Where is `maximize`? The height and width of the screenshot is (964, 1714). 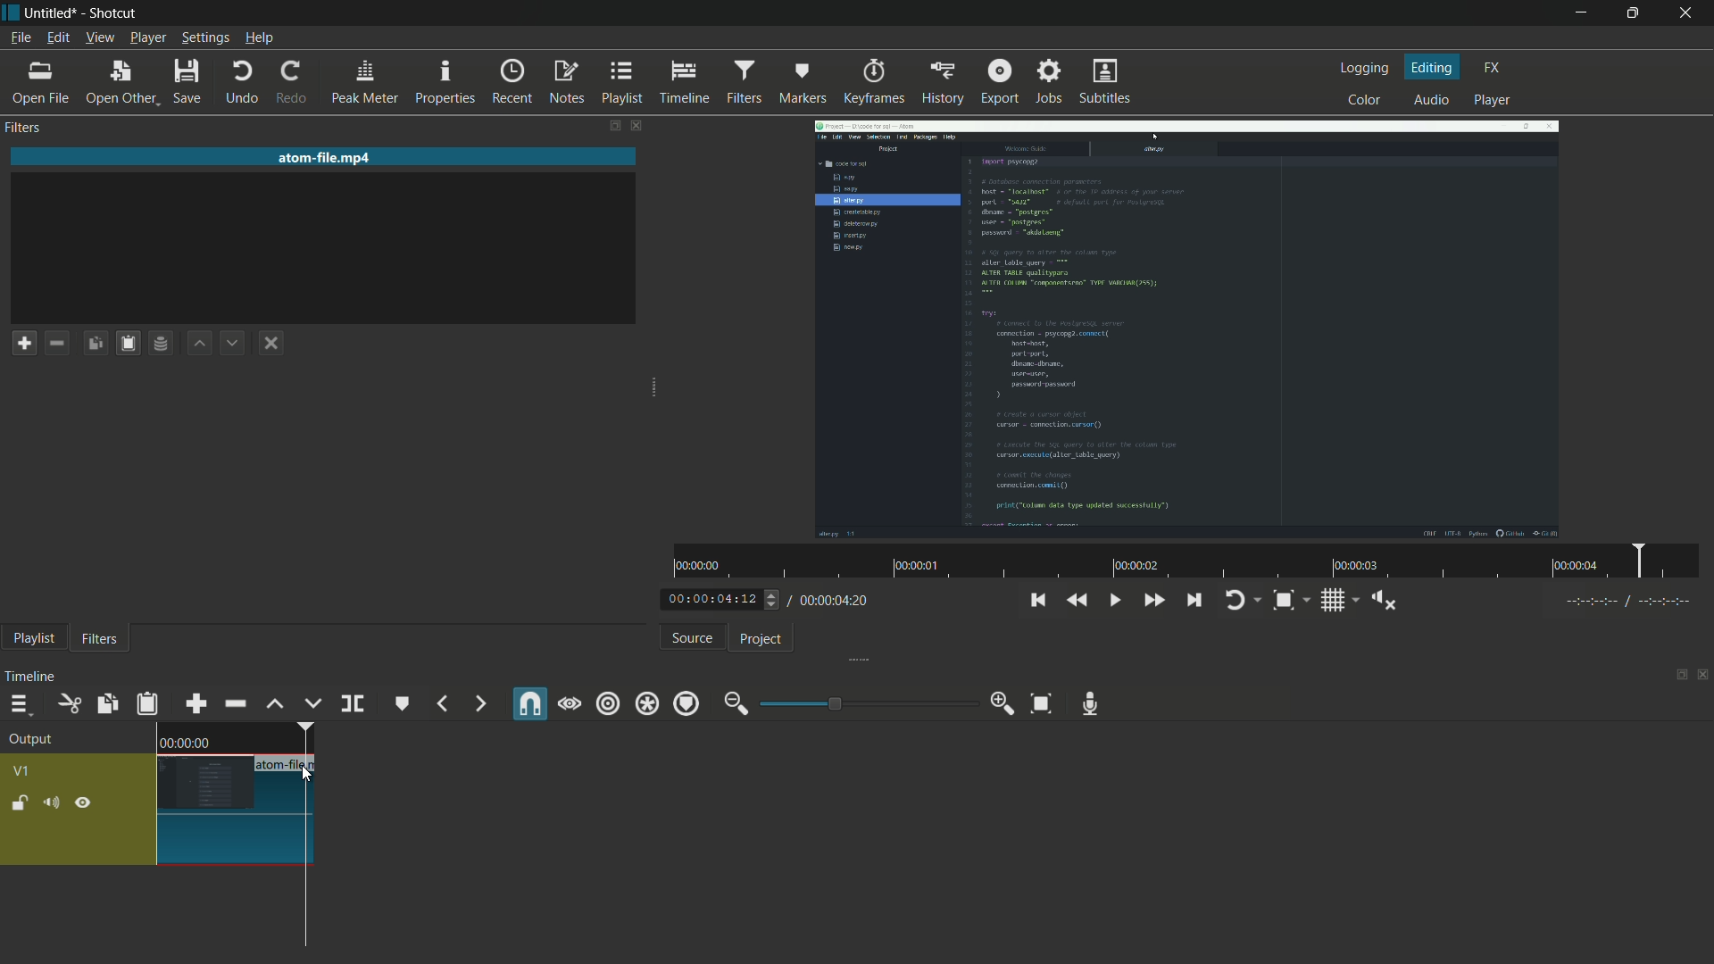 maximize is located at coordinates (1636, 13).